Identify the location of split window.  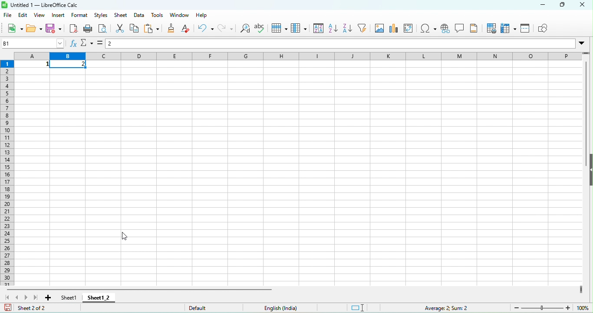
(526, 29).